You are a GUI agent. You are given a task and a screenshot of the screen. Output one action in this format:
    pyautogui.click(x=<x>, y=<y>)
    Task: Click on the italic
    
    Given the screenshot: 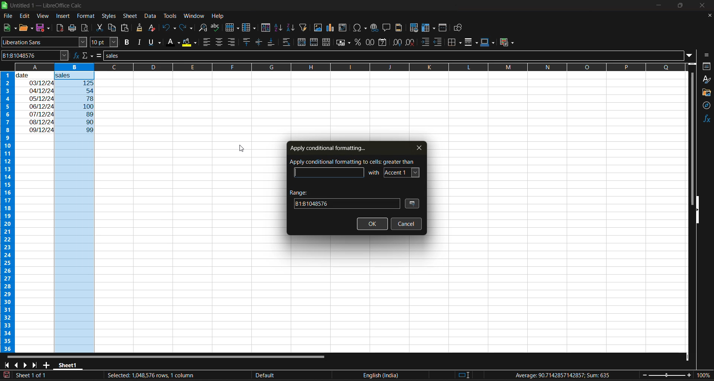 What is the action you would take?
    pyautogui.click(x=141, y=42)
    